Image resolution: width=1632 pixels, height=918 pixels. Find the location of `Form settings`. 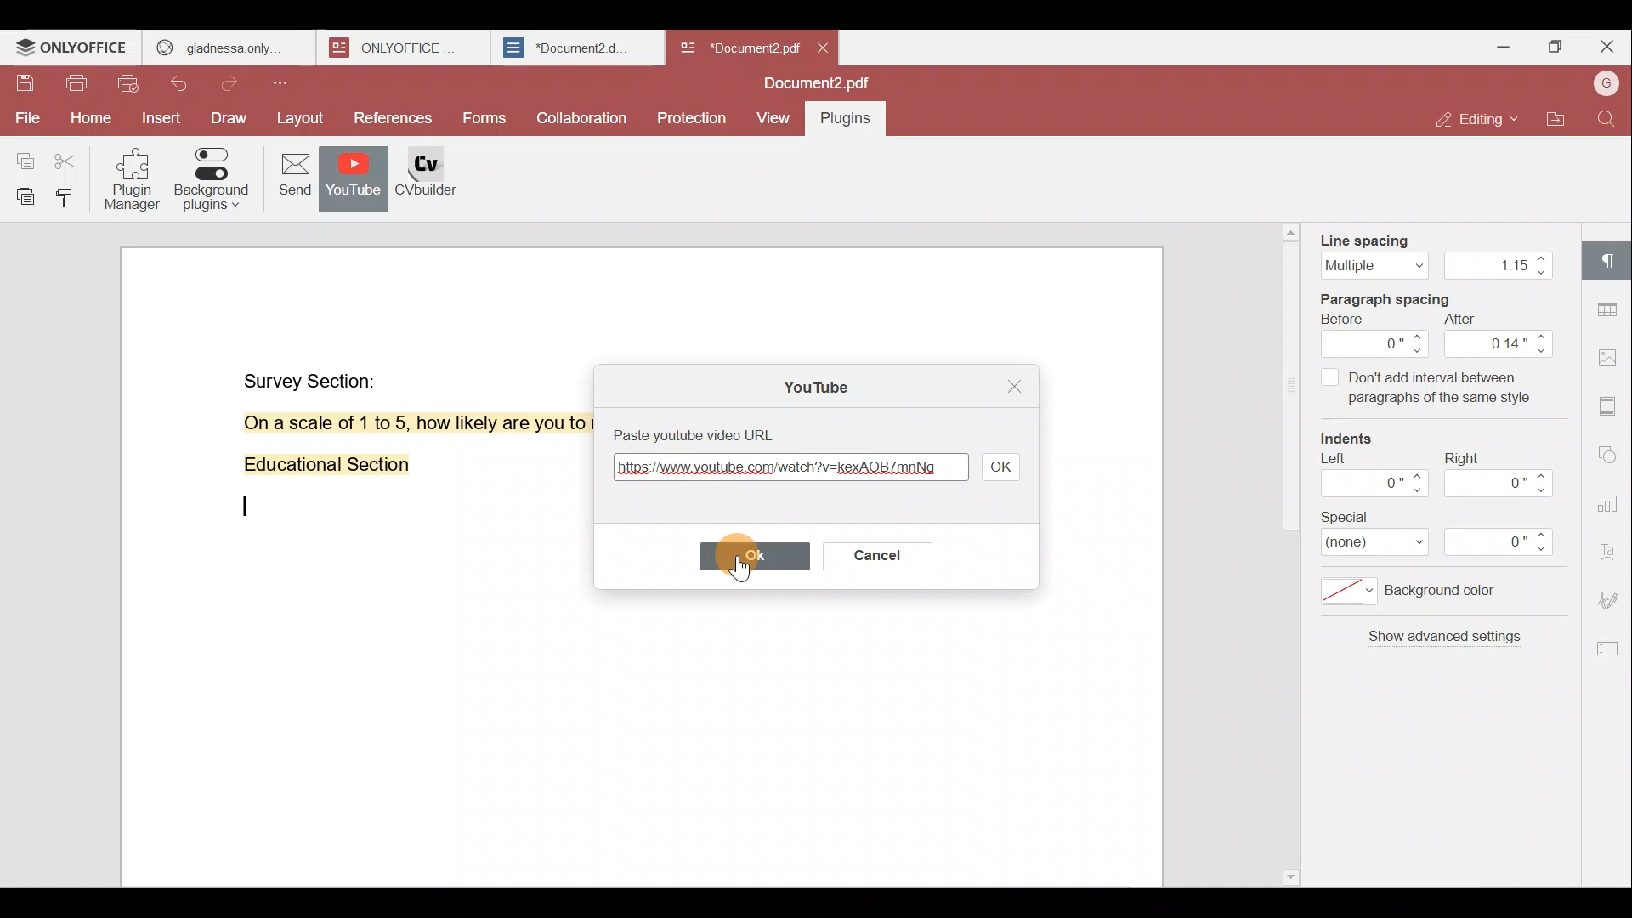

Form settings is located at coordinates (1602, 649).